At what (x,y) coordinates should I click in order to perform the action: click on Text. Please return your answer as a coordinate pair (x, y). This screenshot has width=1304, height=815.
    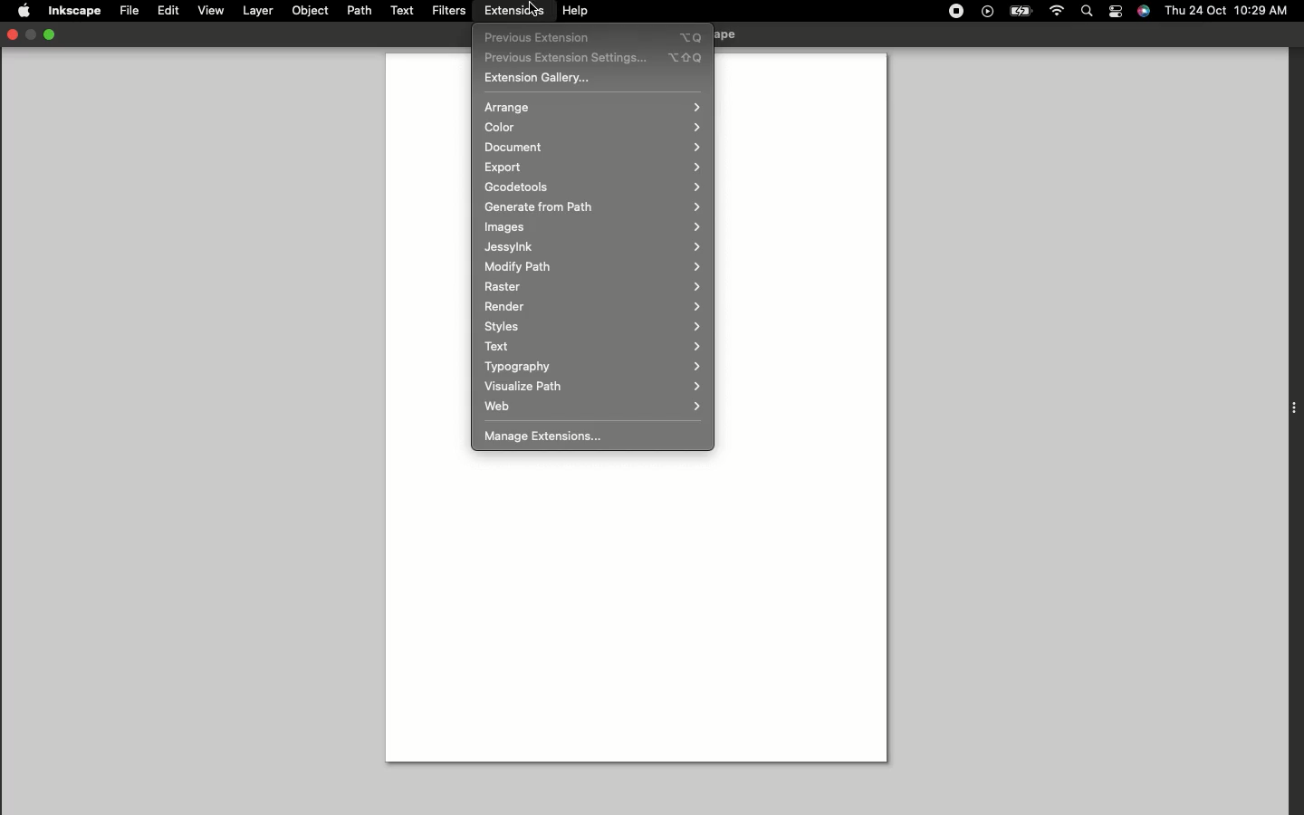
    Looking at the image, I should click on (404, 11).